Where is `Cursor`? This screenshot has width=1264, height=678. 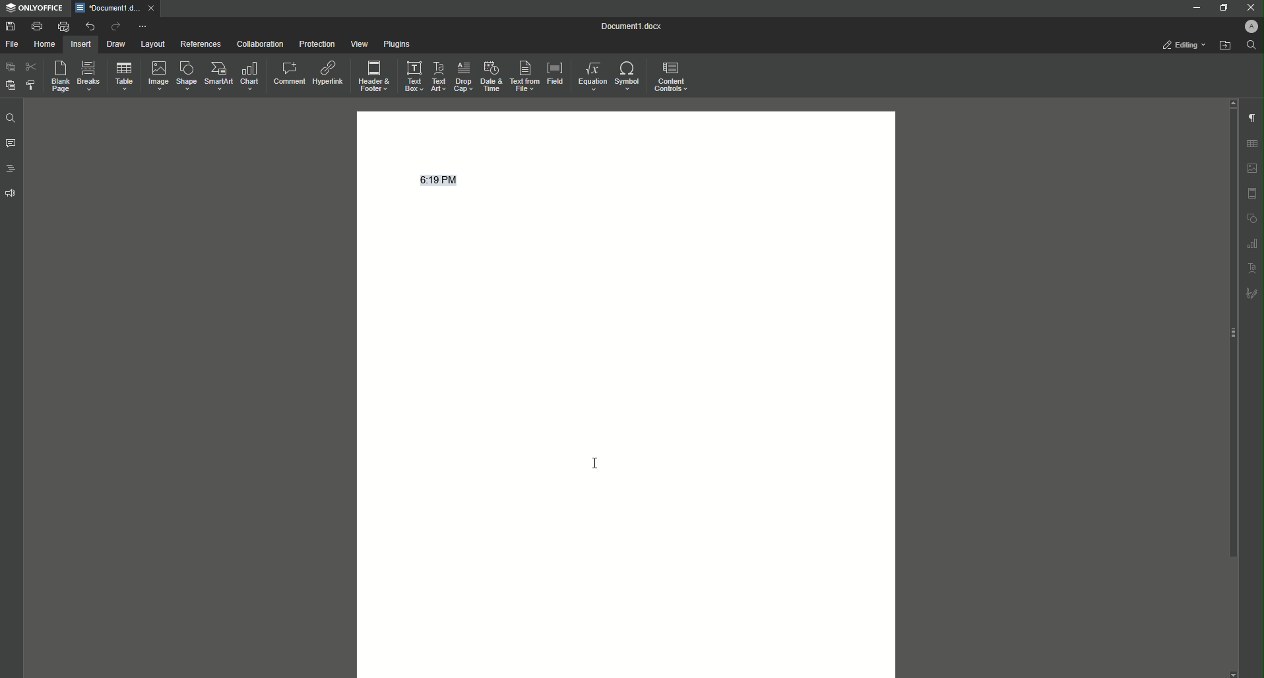
Cursor is located at coordinates (600, 464).